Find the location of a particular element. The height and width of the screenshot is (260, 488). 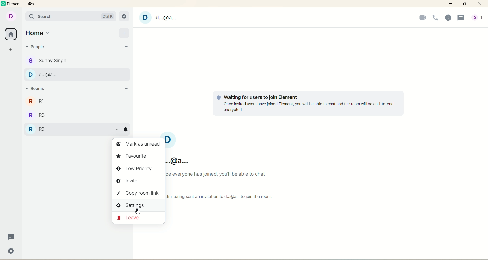

account is located at coordinates (10, 16).